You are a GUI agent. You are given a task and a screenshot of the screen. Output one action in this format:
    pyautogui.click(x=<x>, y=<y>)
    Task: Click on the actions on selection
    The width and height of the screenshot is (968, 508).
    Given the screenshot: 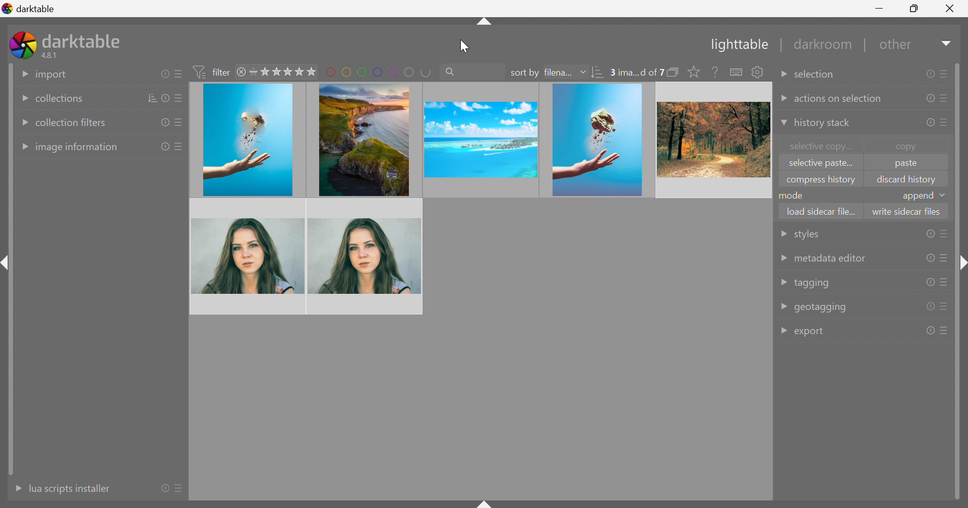 What is the action you would take?
    pyautogui.click(x=839, y=99)
    